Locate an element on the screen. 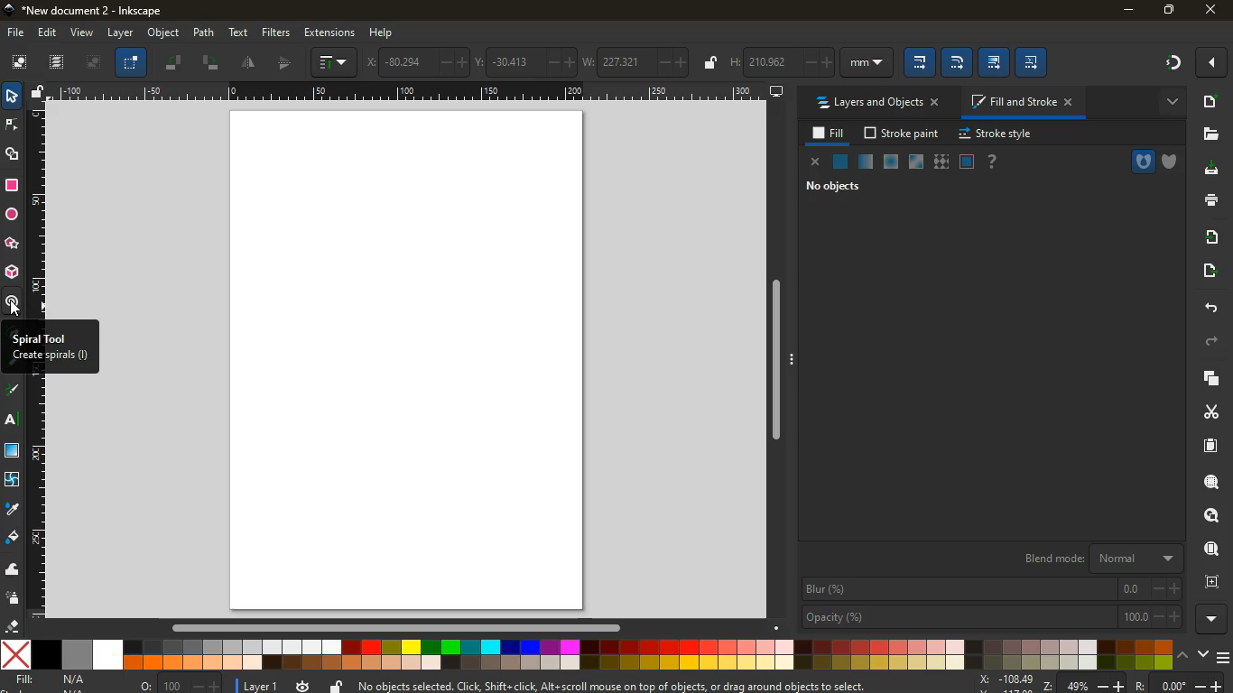 The width and height of the screenshot is (1233, 693). fill is located at coordinates (830, 134).